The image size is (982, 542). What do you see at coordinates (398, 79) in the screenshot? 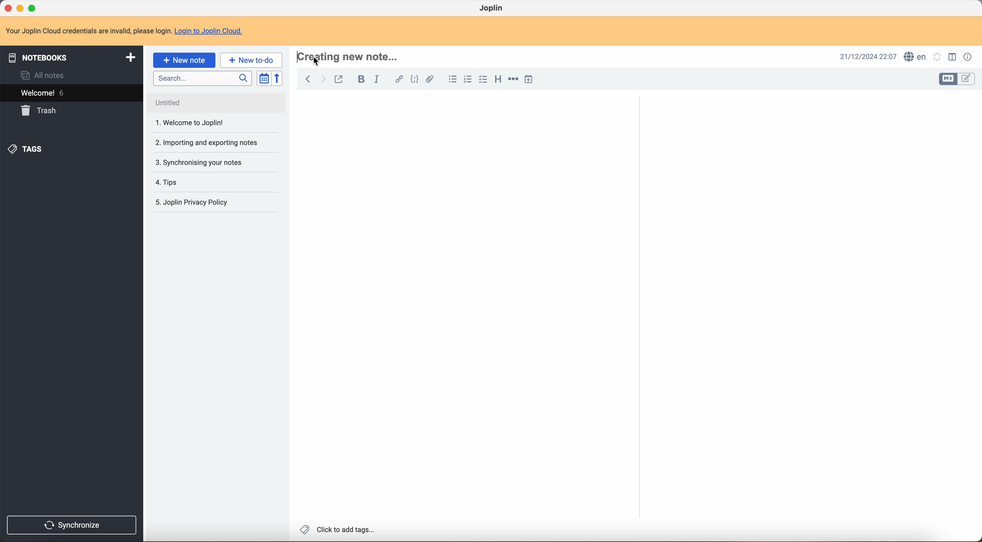
I see `hyperlink` at bounding box center [398, 79].